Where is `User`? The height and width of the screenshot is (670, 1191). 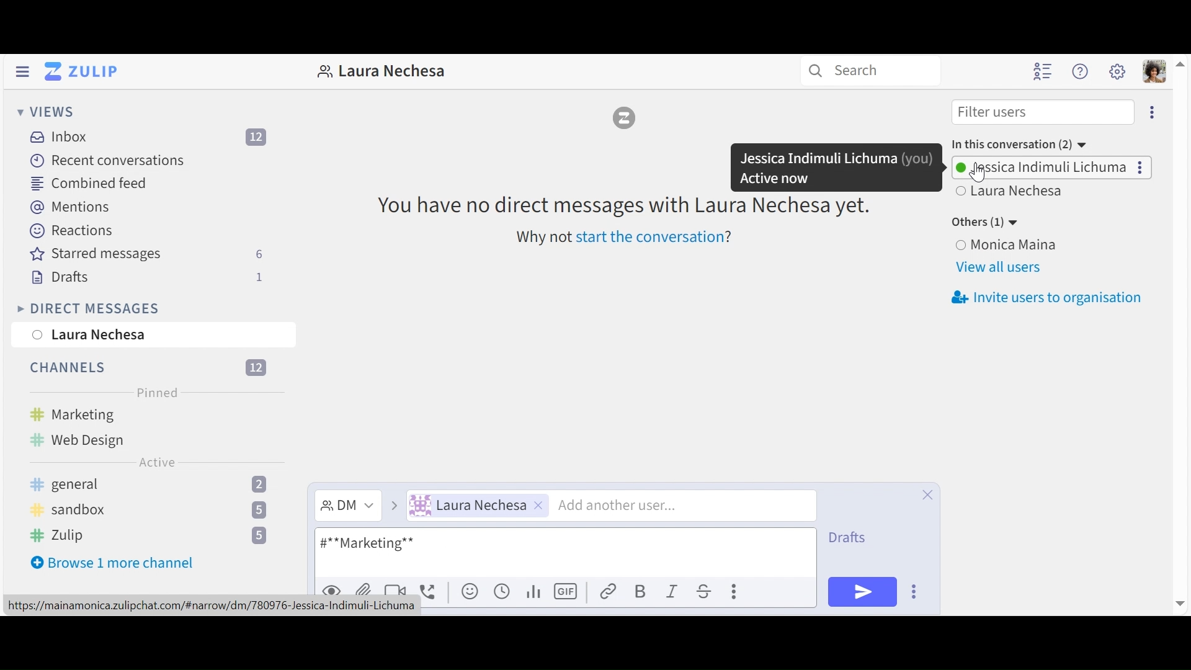 User is located at coordinates (477, 506).